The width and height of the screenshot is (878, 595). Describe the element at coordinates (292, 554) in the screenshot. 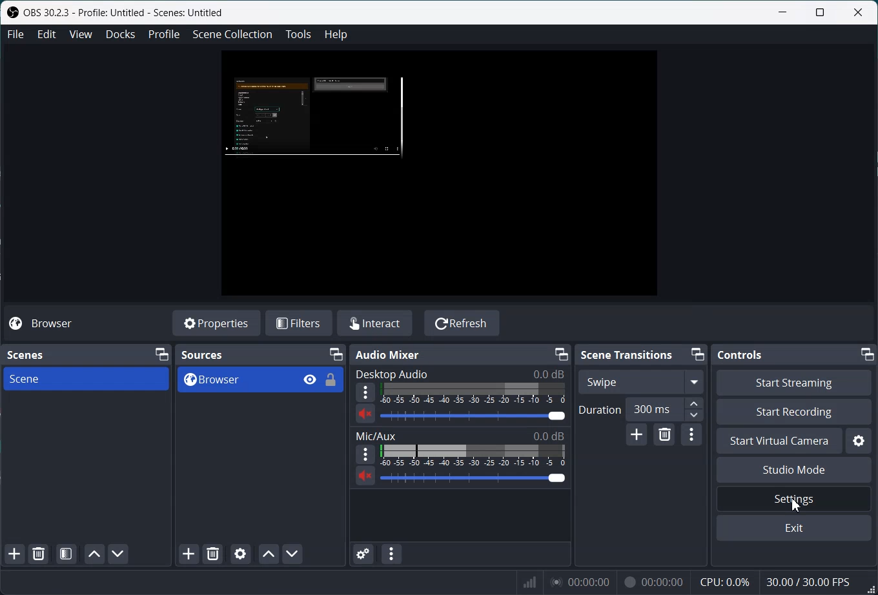

I see `Move Source Down` at that location.